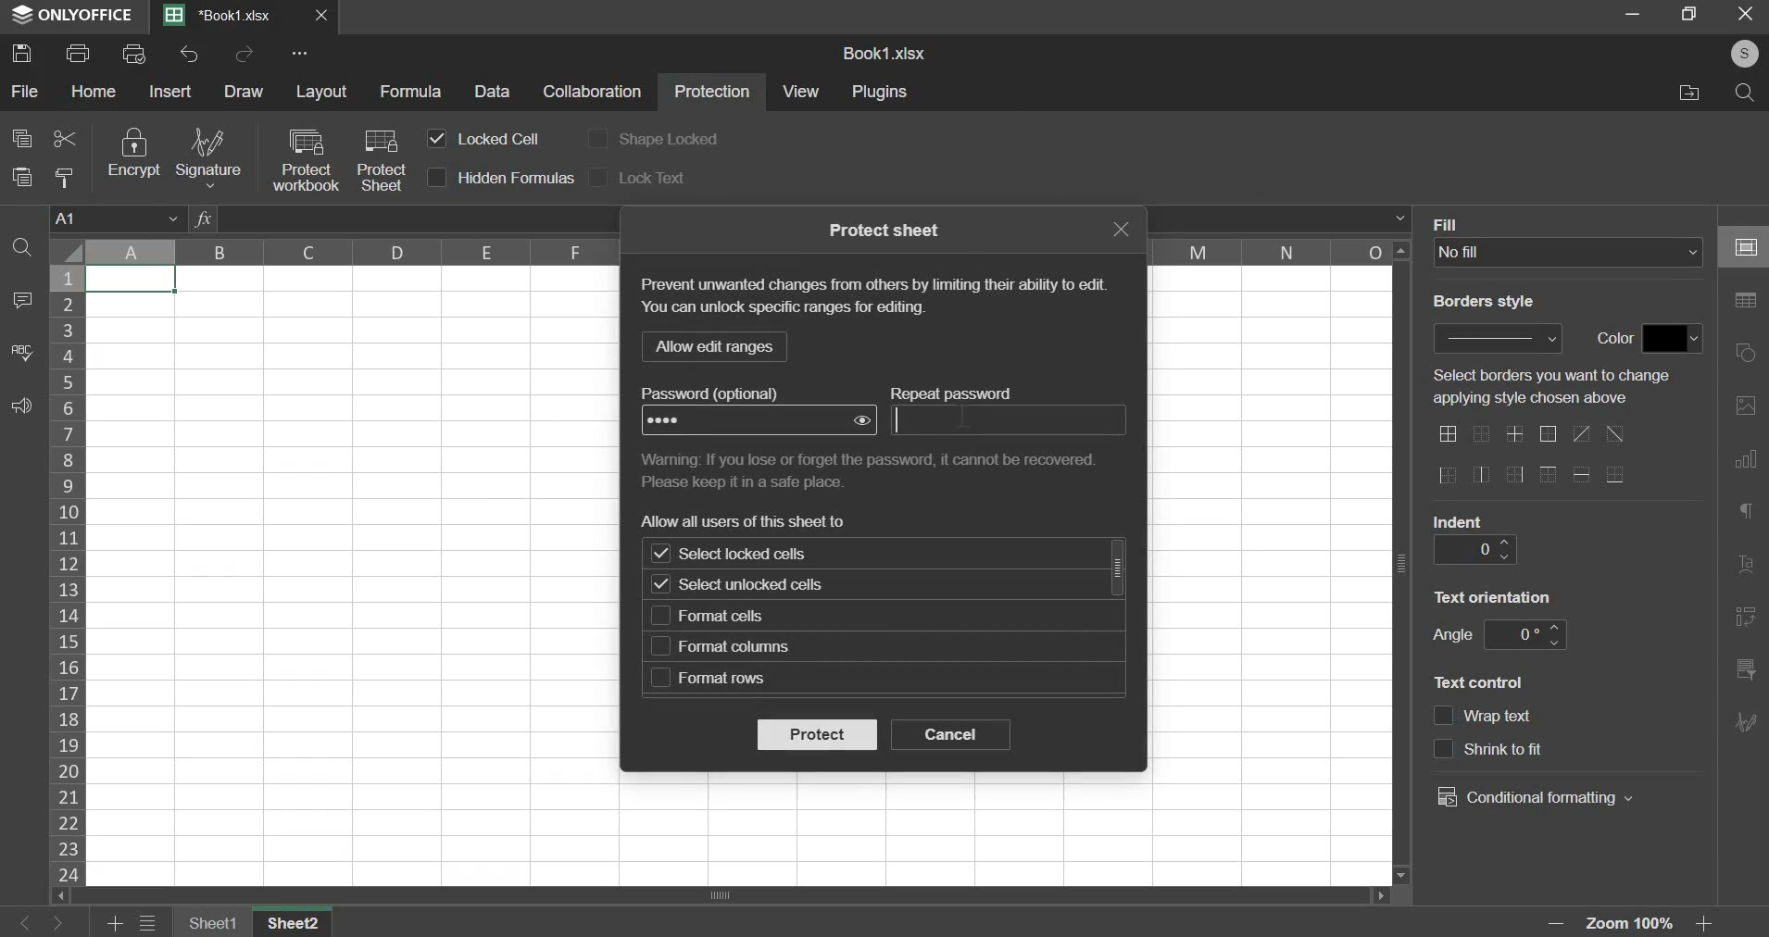 The width and height of the screenshot is (1769, 937). What do you see at coordinates (22, 352) in the screenshot?
I see `spelling` at bounding box center [22, 352].